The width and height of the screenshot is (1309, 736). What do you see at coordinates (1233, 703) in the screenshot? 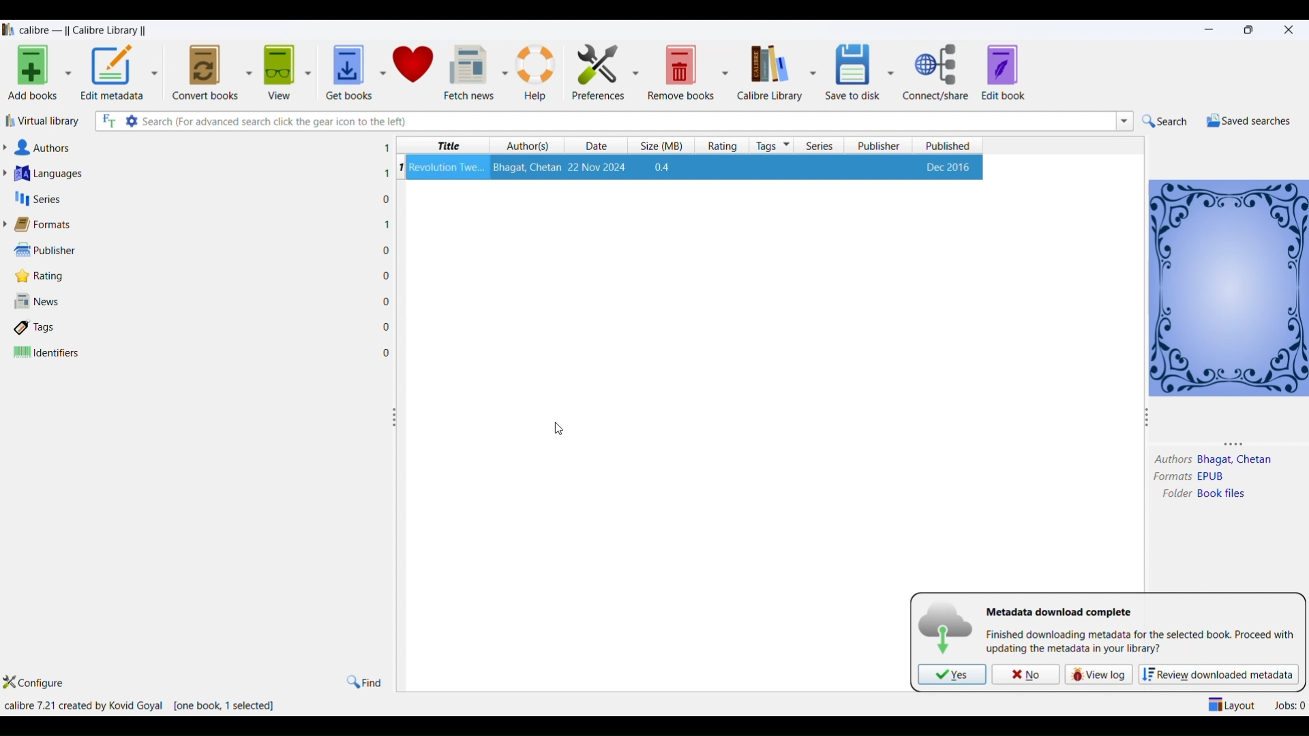
I see `layout` at bounding box center [1233, 703].